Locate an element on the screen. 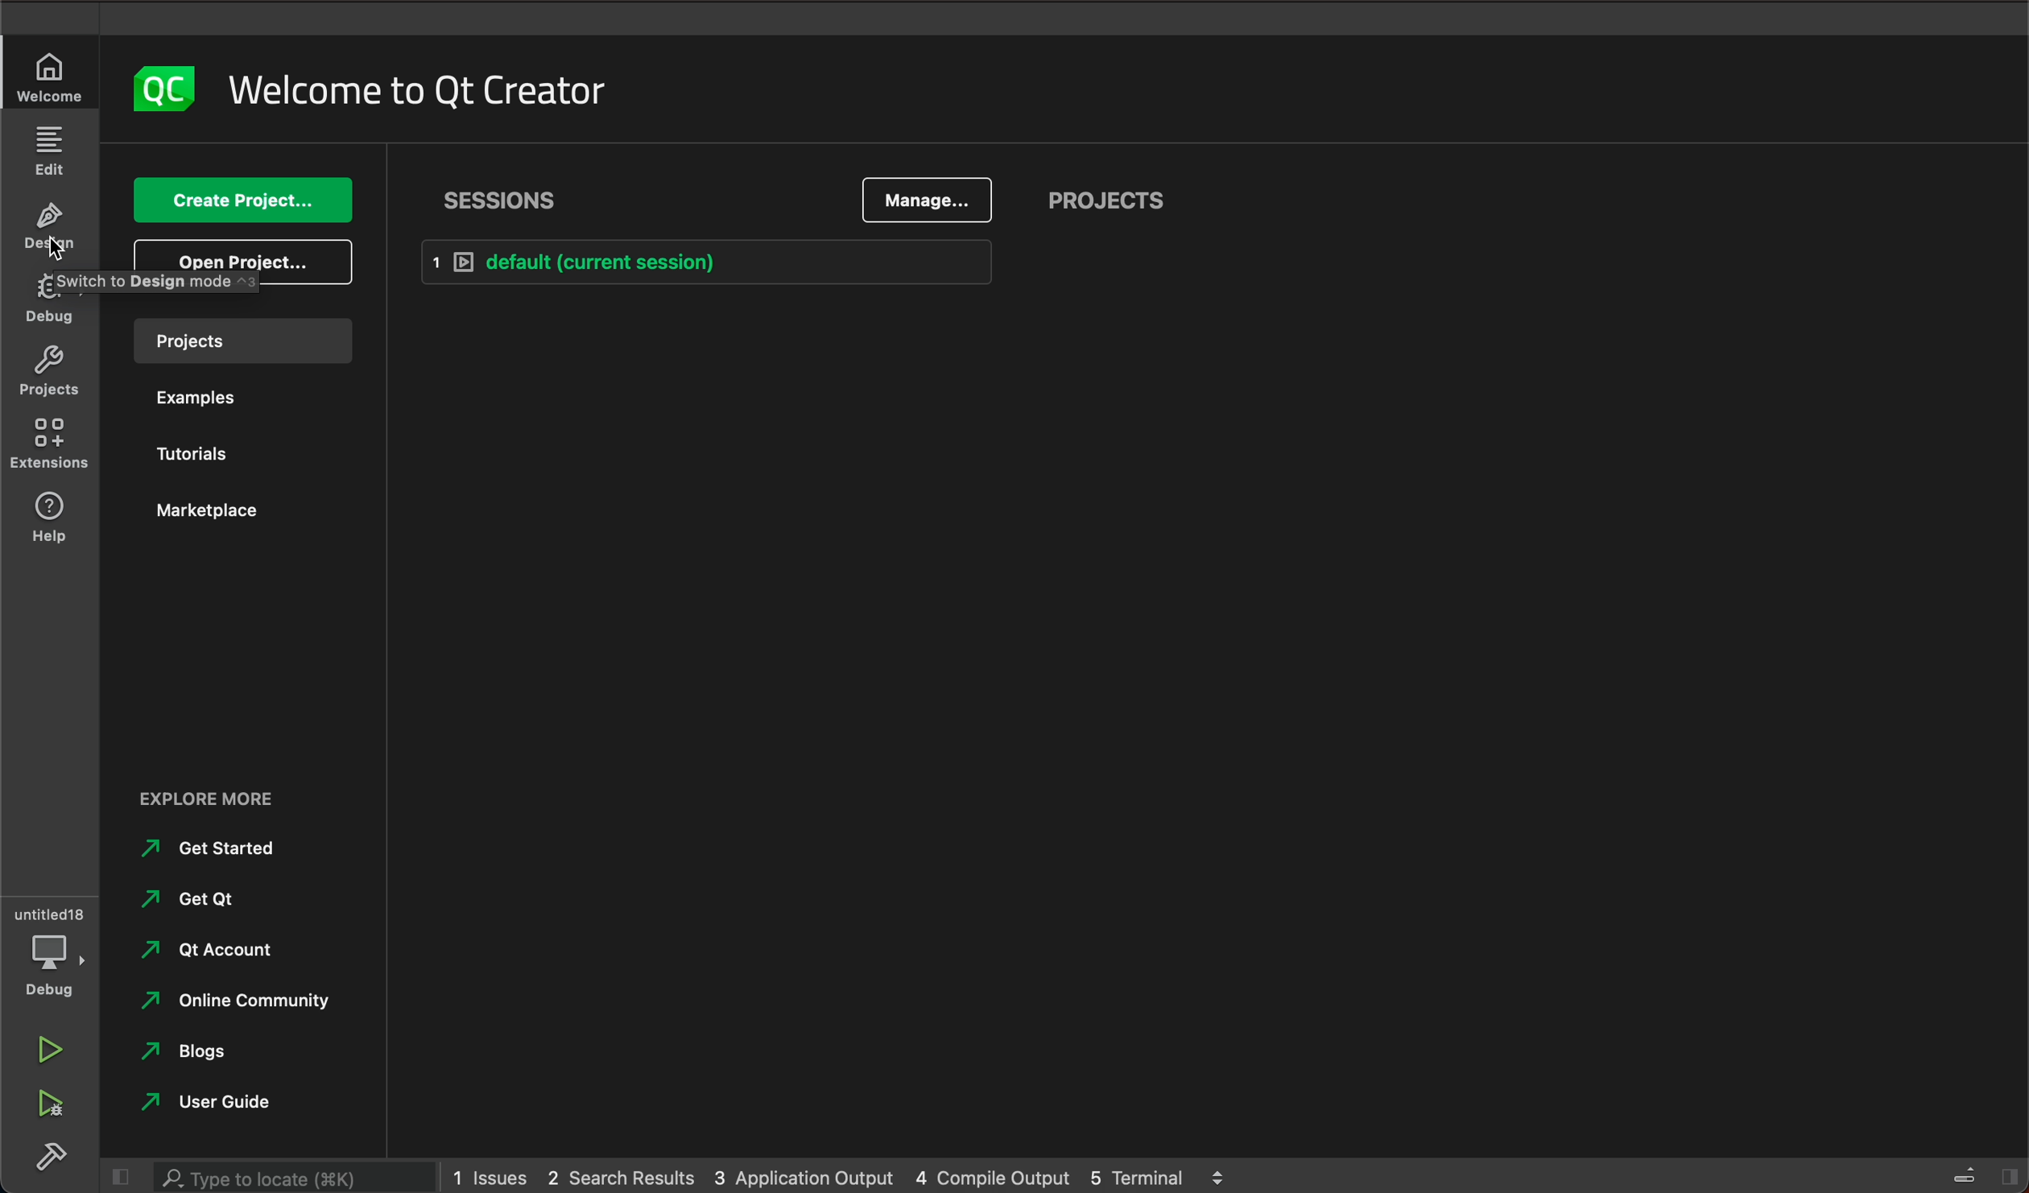 This screenshot has height=1193, width=2029. cursor is located at coordinates (60, 250).